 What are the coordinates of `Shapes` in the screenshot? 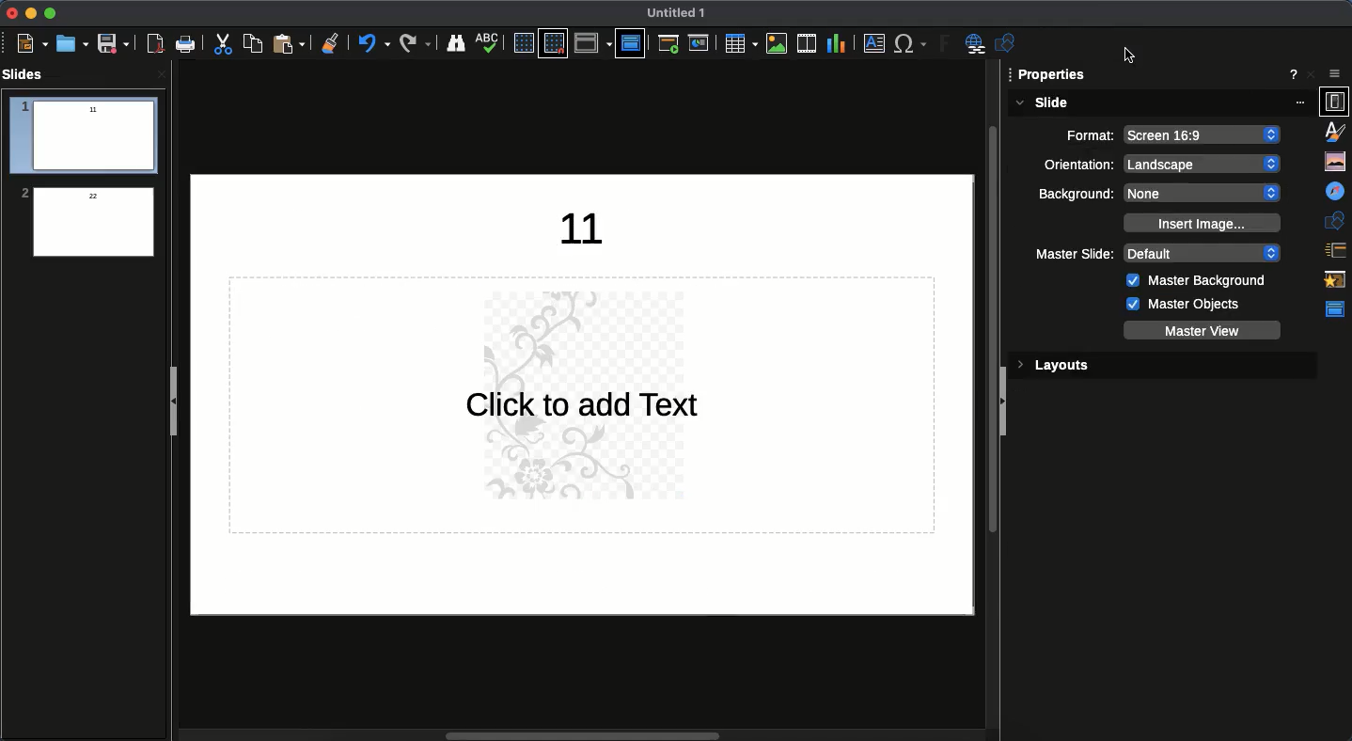 It's located at (1337, 220).